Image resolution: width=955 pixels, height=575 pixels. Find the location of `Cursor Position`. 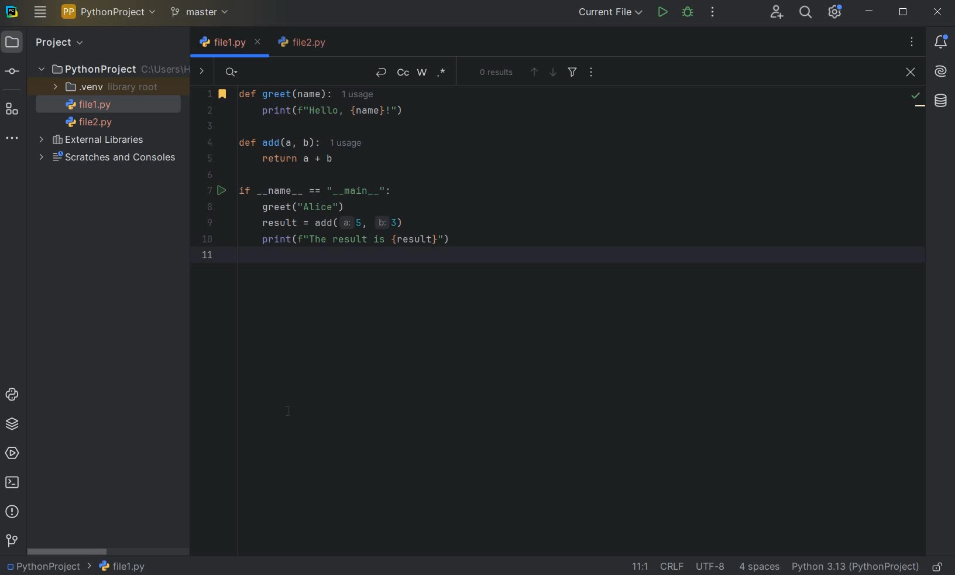

Cursor Position is located at coordinates (289, 410).